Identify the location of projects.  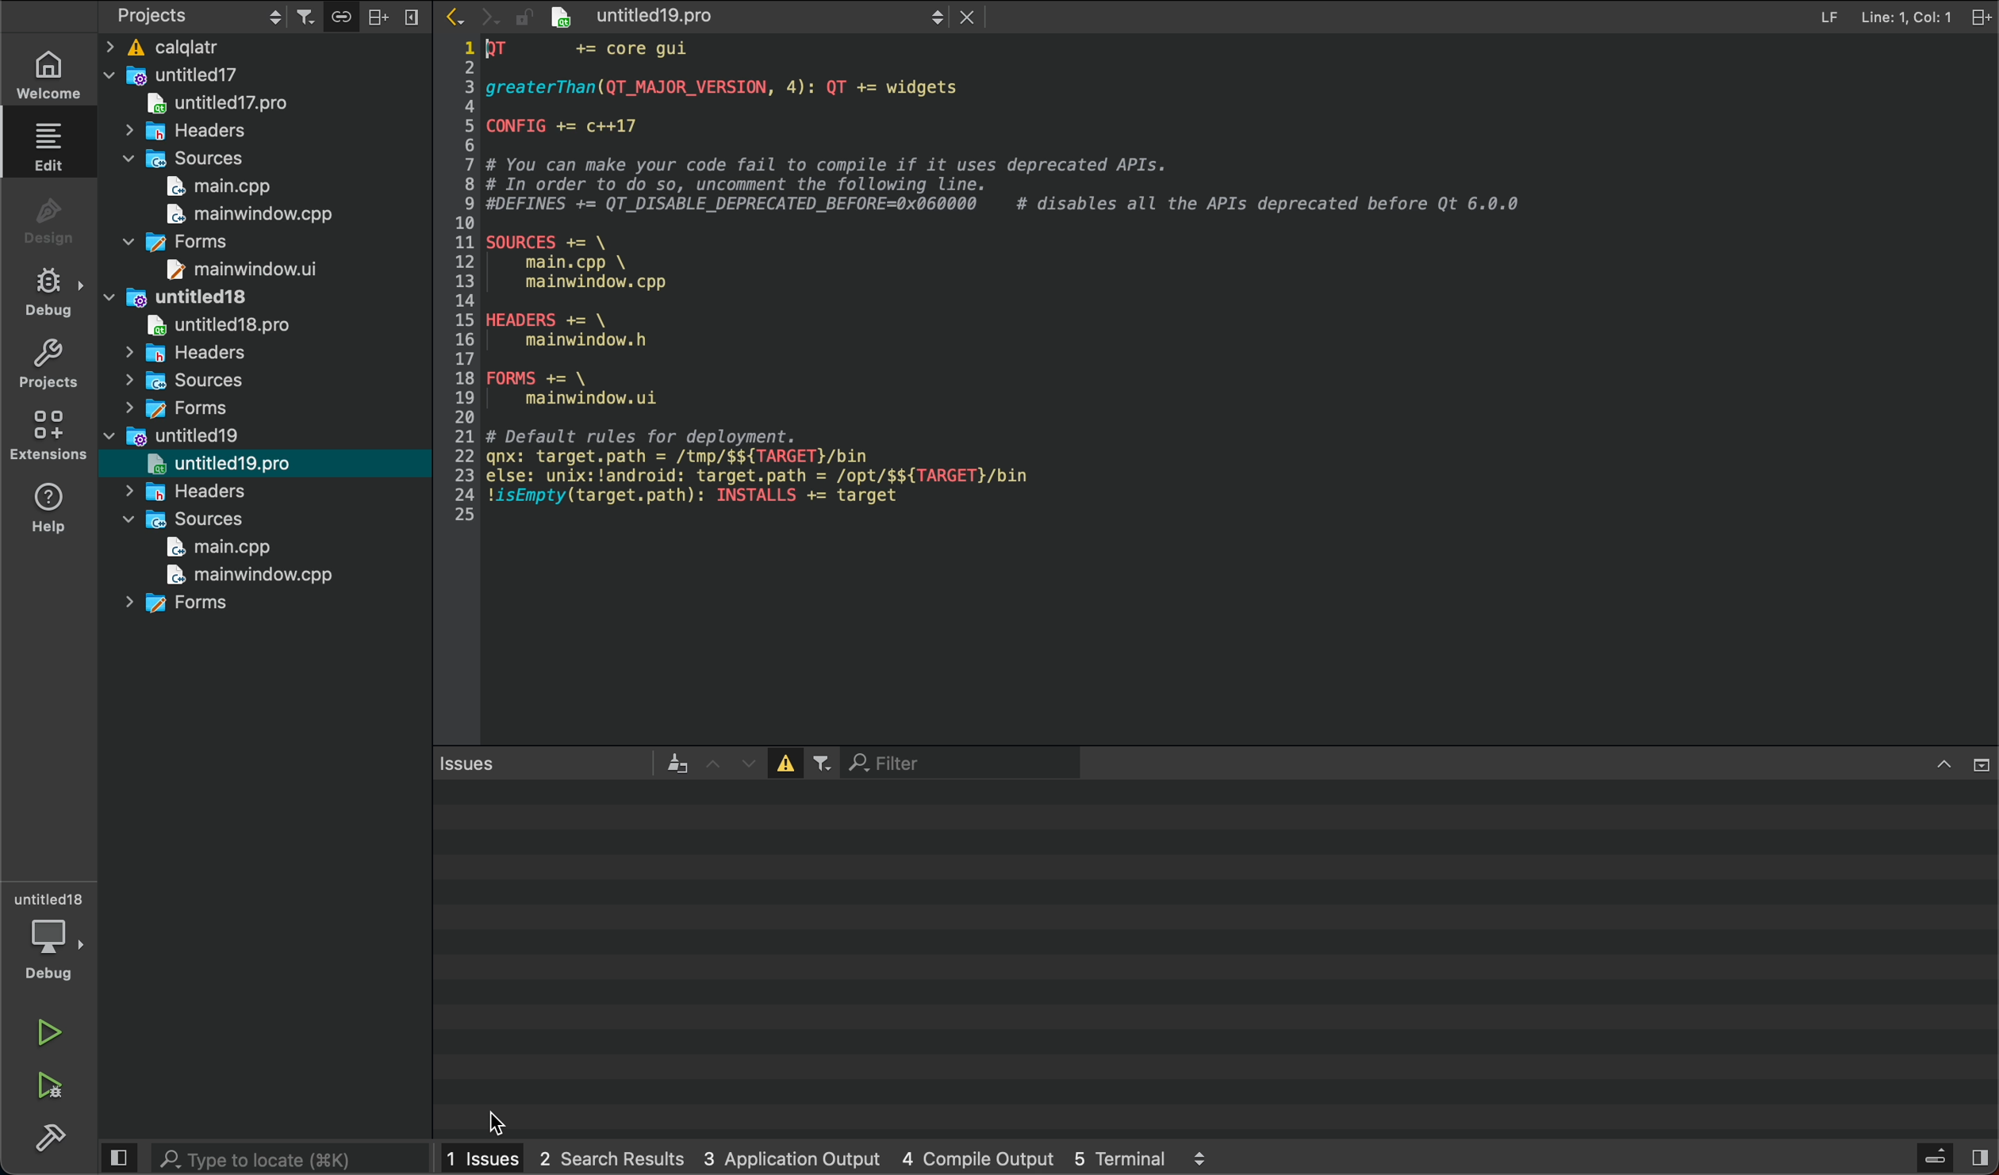
(49, 363).